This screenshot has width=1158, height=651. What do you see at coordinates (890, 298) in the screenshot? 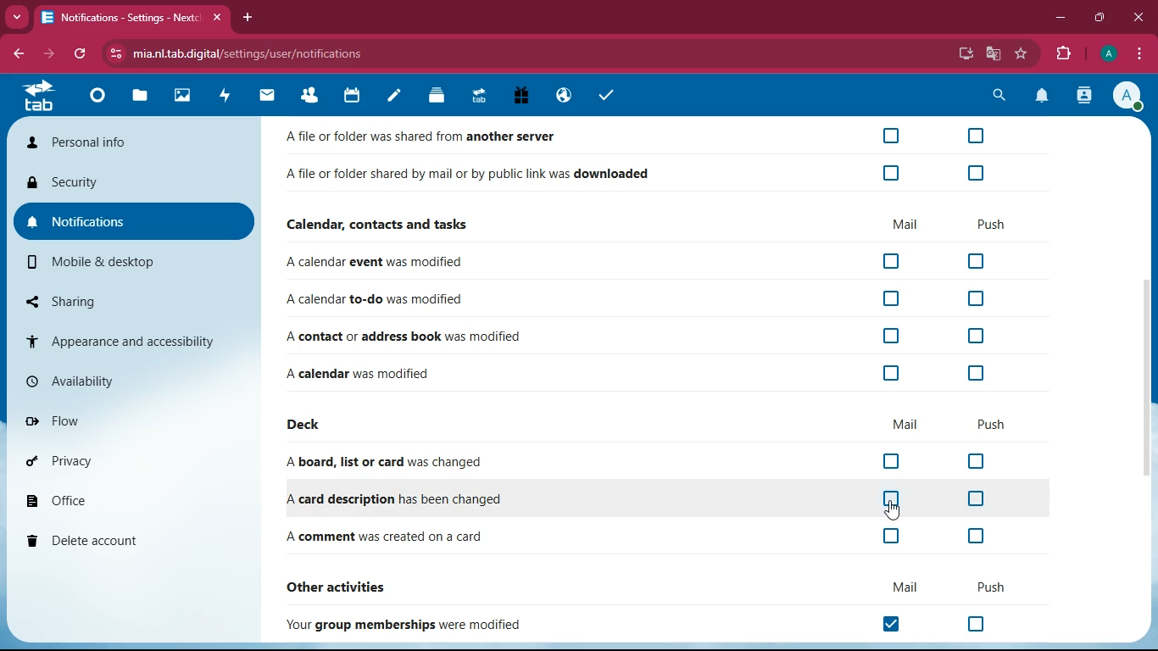
I see `off` at bounding box center [890, 298].